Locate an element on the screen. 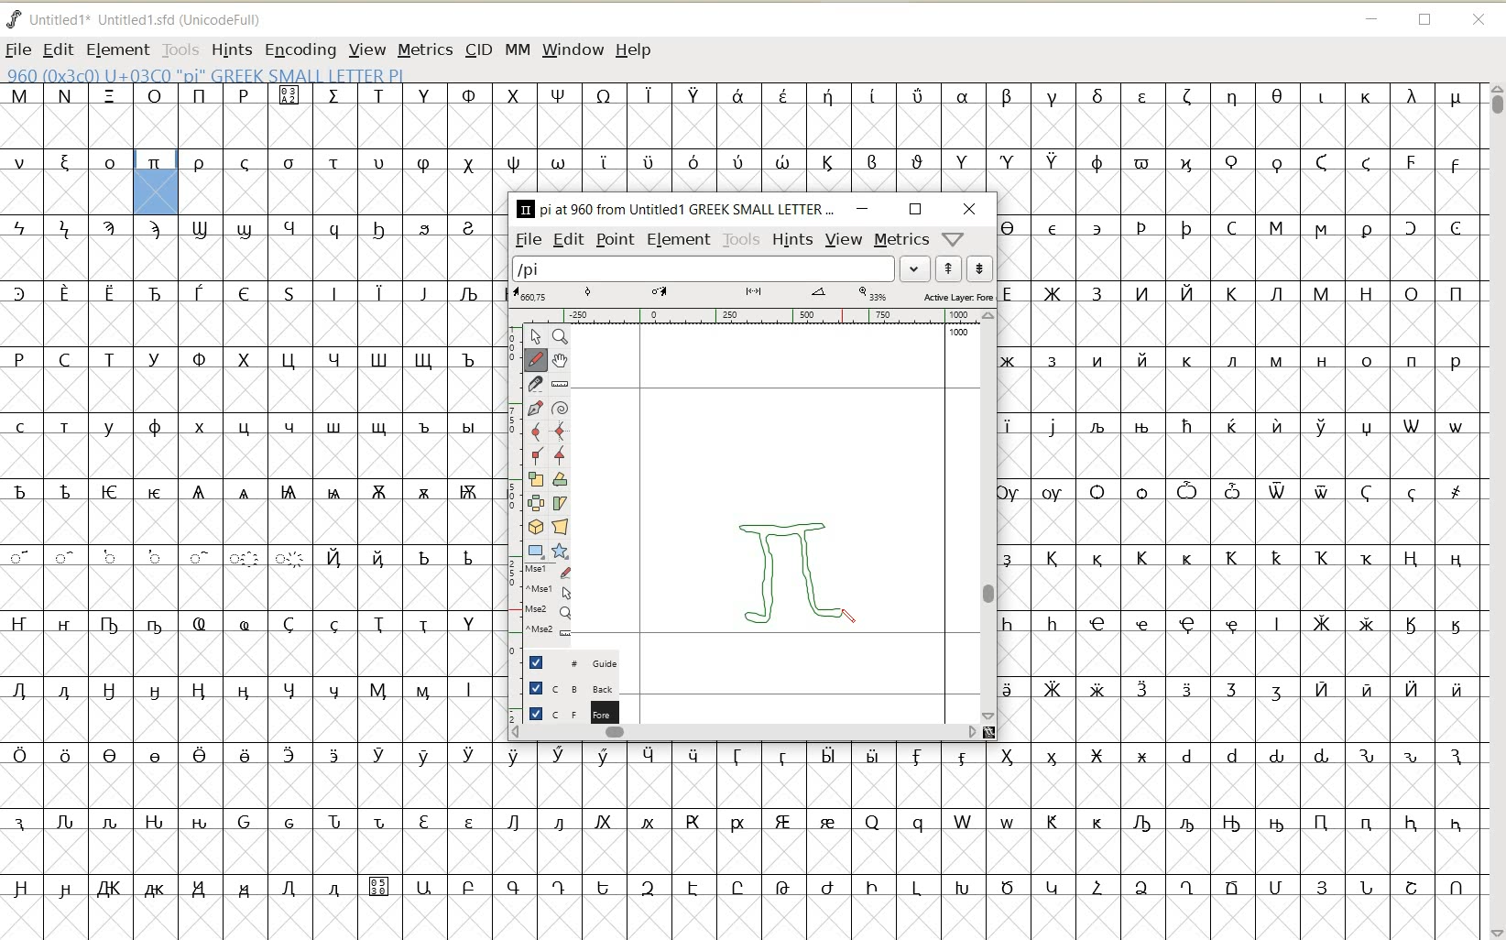 Image resolution: width=1506 pixels, height=940 pixels. FILE is located at coordinates (528, 240).